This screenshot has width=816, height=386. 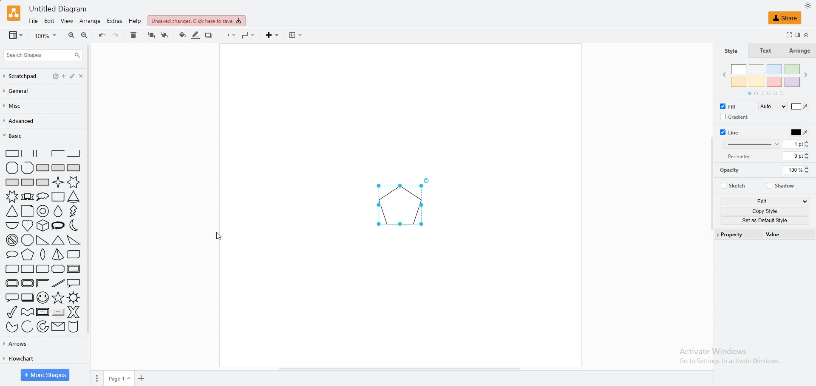 I want to click on next colors, so click(x=808, y=75).